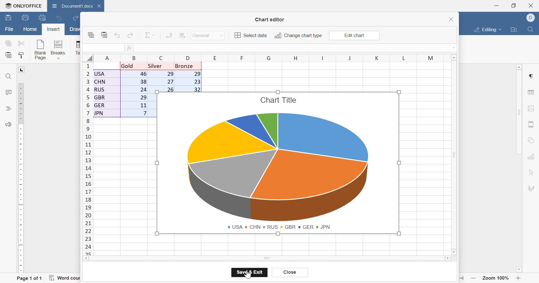 This screenshot has height=283, width=539. Describe the element at coordinates (131, 35) in the screenshot. I see `Redo` at that location.